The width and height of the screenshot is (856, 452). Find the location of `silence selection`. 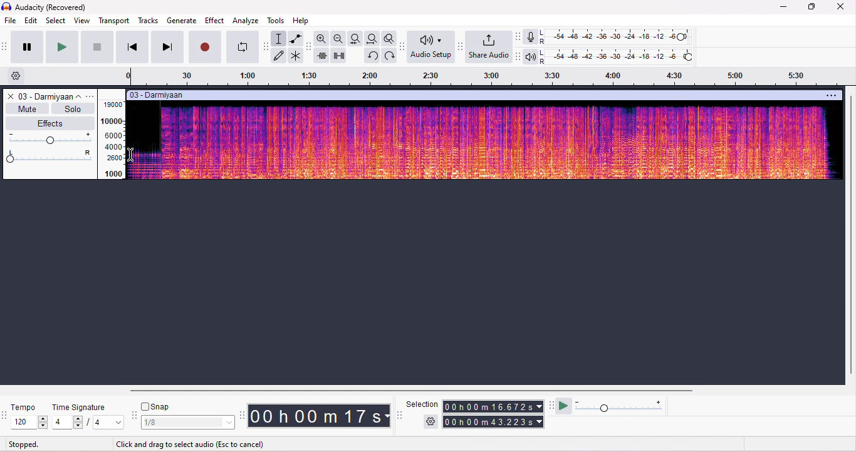

silence selection is located at coordinates (340, 55).